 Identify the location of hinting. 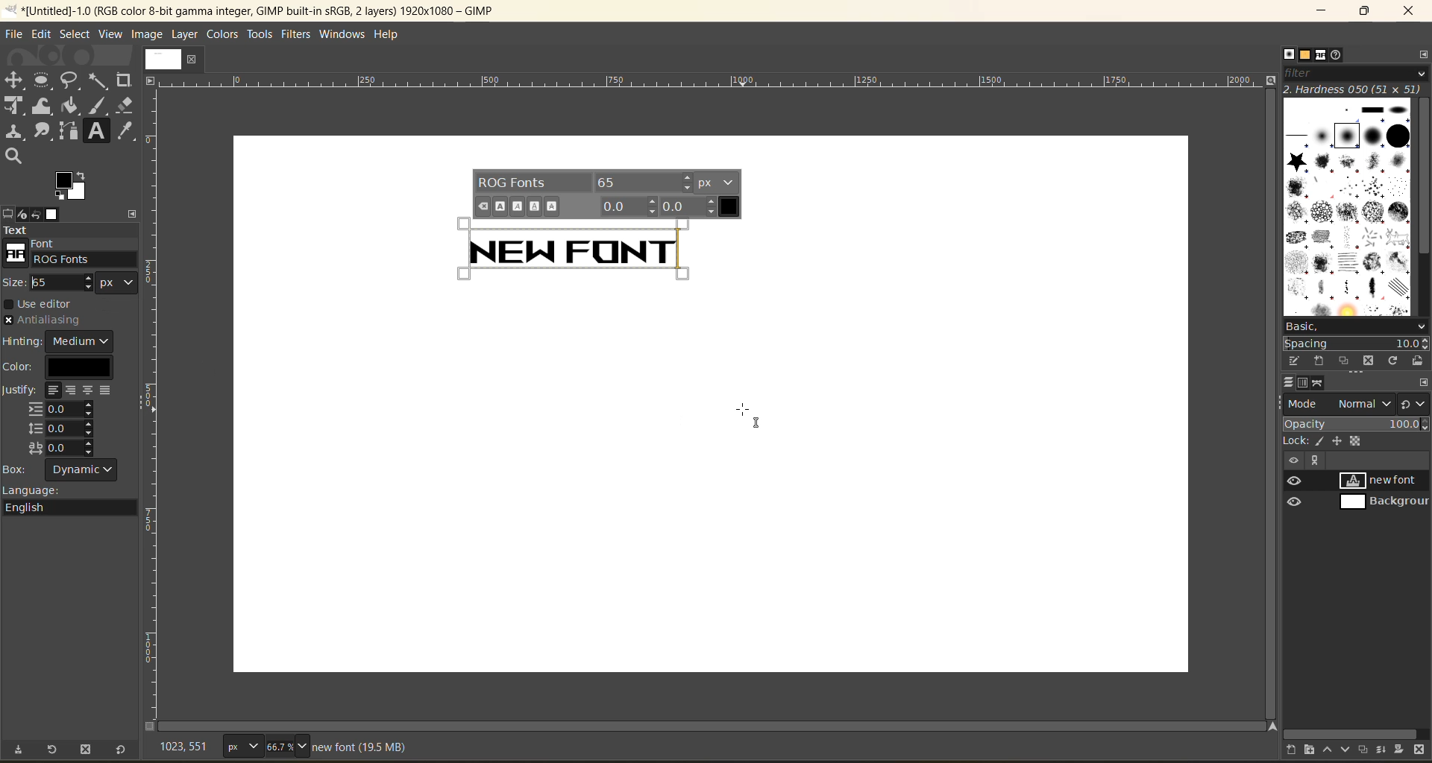
(62, 342).